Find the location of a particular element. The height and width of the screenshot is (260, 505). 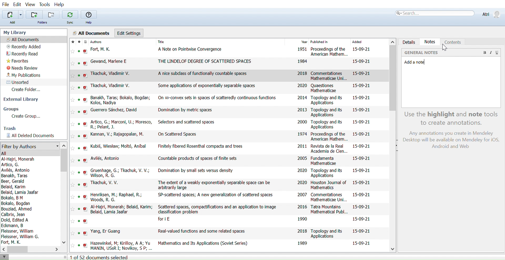

open PDF is located at coordinates (85, 161).